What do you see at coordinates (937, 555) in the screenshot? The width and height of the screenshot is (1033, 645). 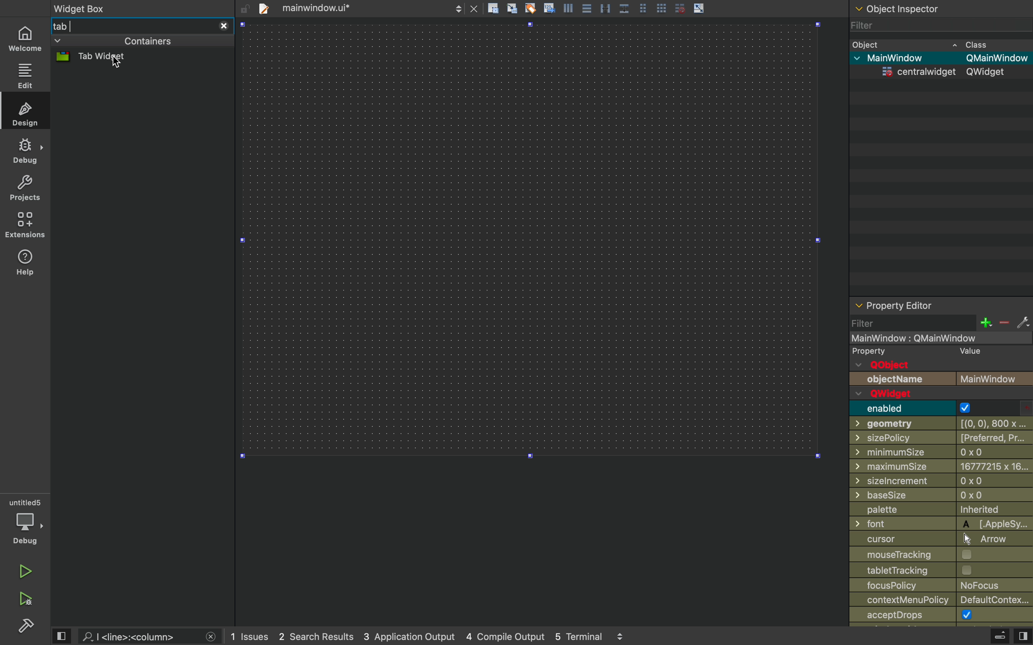 I see `mousetarcking` at bounding box center [937, 555].